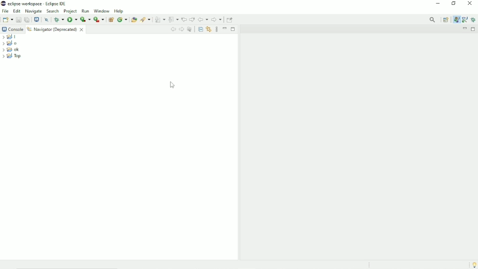  What do you see at coordinates (56, 29) in the screenshot?
I see `Navigator (Deprecated)` at bounding box center [56, 29].